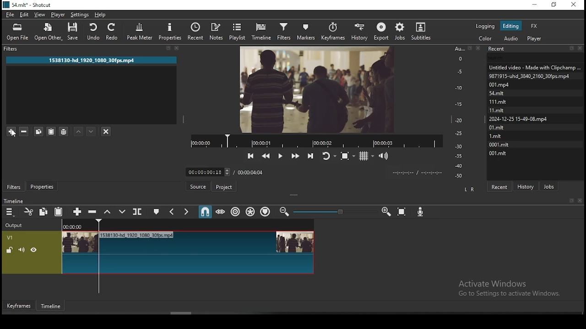  What do you see at coordinates (328, 155) in the screenshot?
I see `toggle player looping` at bounding box center [328, 155].